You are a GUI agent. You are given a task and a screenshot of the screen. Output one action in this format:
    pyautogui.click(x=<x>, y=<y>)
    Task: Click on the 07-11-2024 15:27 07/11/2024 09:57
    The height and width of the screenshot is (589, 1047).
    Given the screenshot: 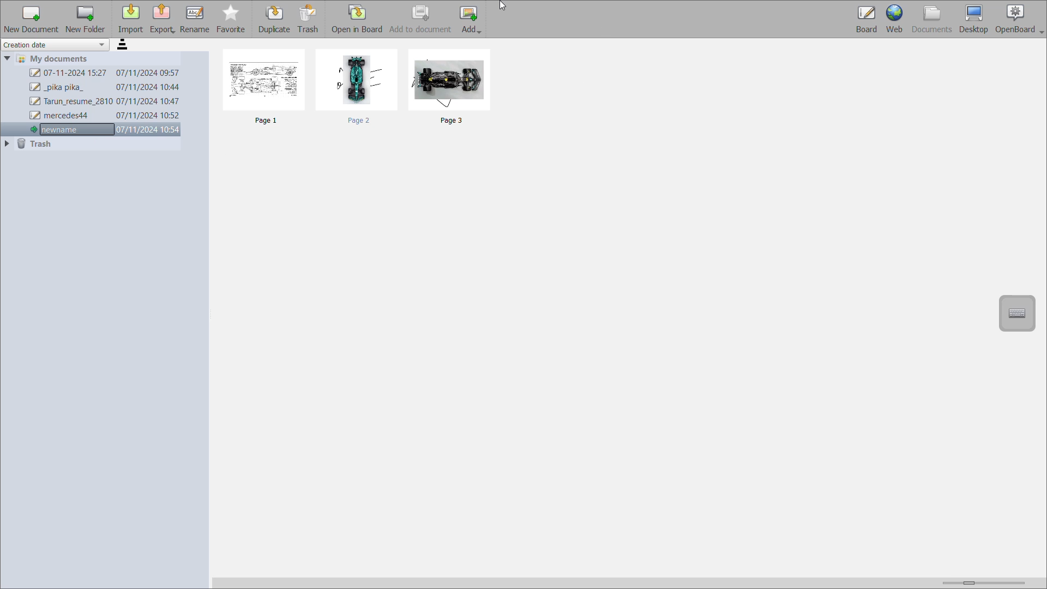 What is the action you would take?
    pyautogui.click(x=105, y=74)
    